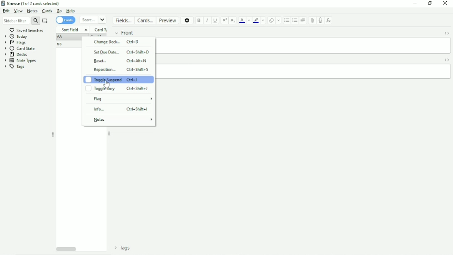 Image resolution: width=453 pixels, height=255 pixels. What do you see at coordinates (121, 52) in the screenshot?
I see `Set Due Date Ctrl + Shift + D` at bounding box center [121, 52].